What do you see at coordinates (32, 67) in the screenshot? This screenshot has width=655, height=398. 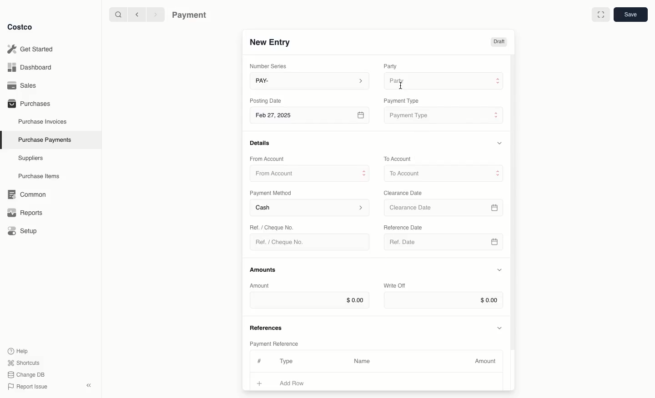 I see `Dashboard` at bounding box center [32, 67].